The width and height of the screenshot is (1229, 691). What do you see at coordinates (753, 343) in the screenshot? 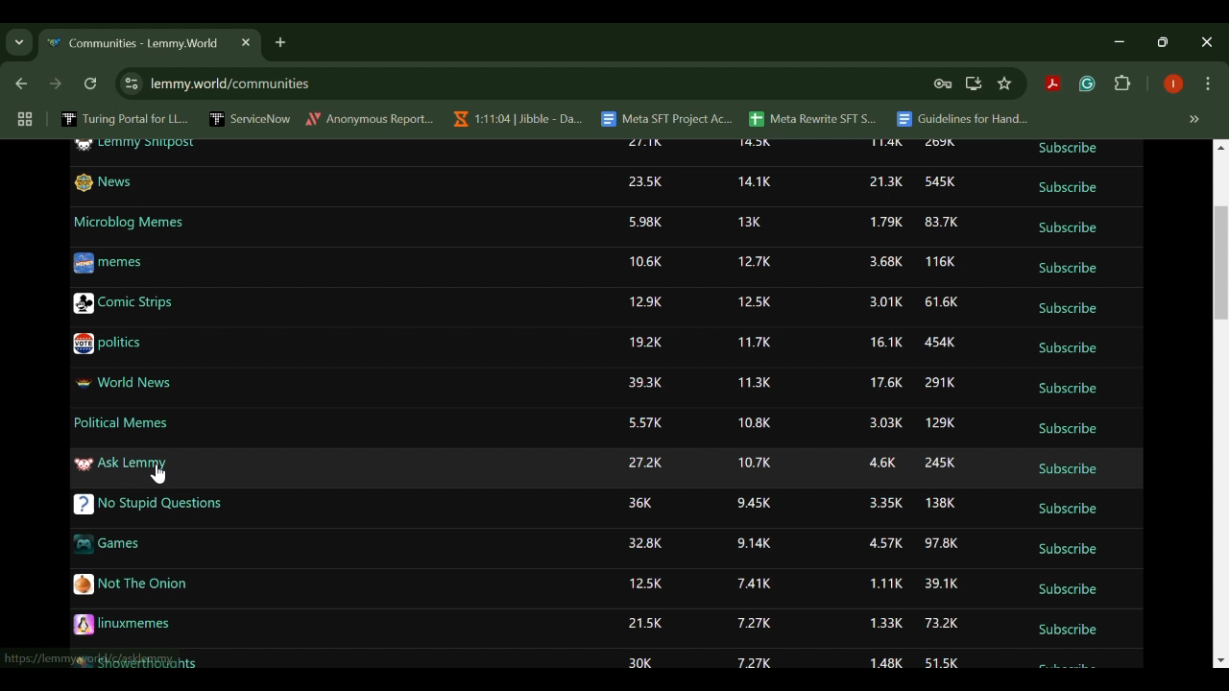
I see `11.7K` at bounding box center [753, 343].